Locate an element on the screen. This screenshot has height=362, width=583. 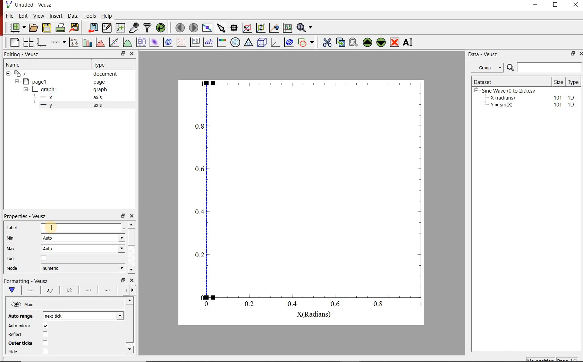
Data - Veusz is located at coordinates (484, 55).